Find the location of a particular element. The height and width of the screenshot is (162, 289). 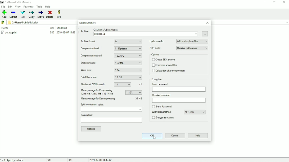

Help is located at coordinates (48, 7).